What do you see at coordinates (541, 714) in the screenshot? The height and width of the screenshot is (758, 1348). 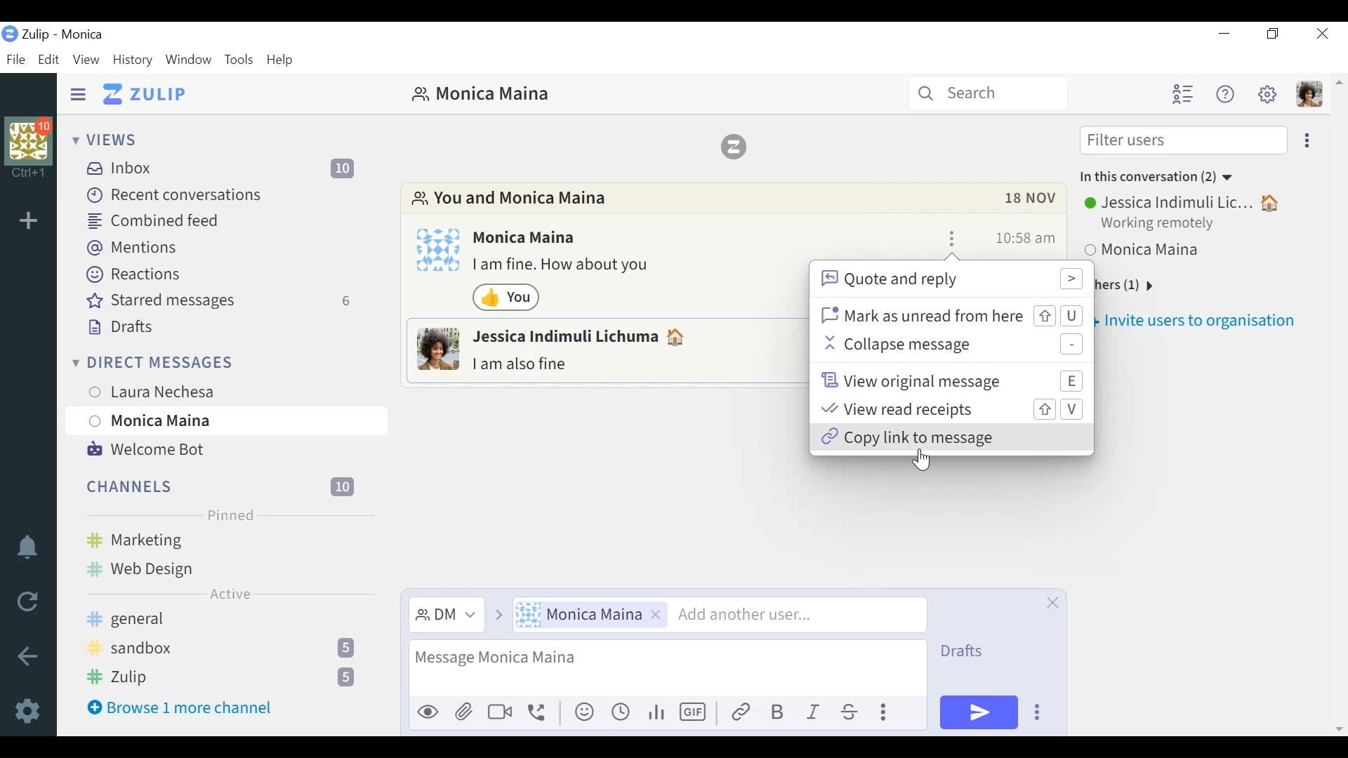 I see `call` at bounding box center [541, 714].